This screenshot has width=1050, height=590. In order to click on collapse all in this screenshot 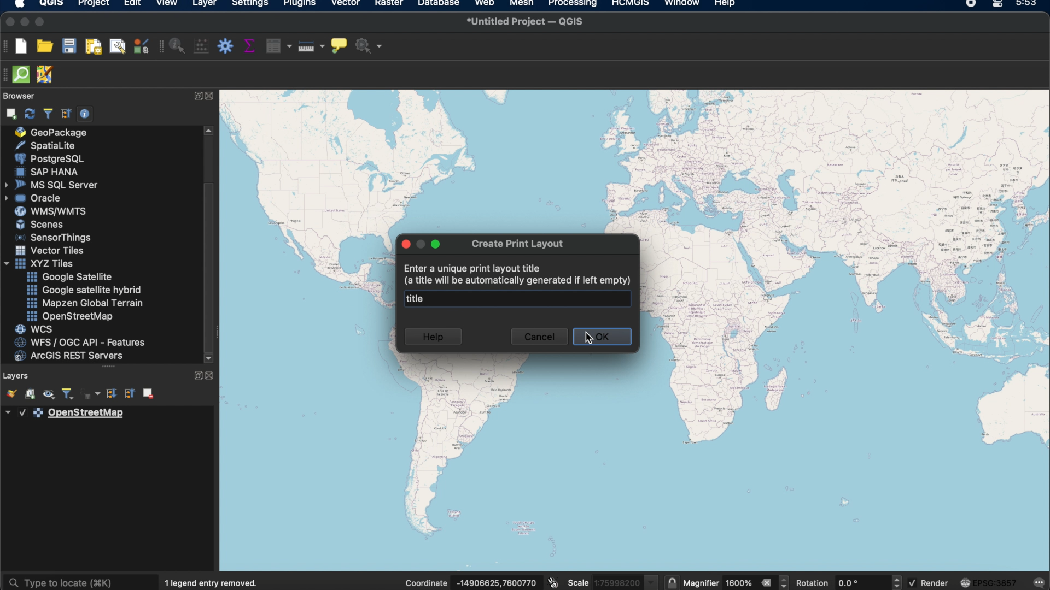, I will do `click(130, 393)`.